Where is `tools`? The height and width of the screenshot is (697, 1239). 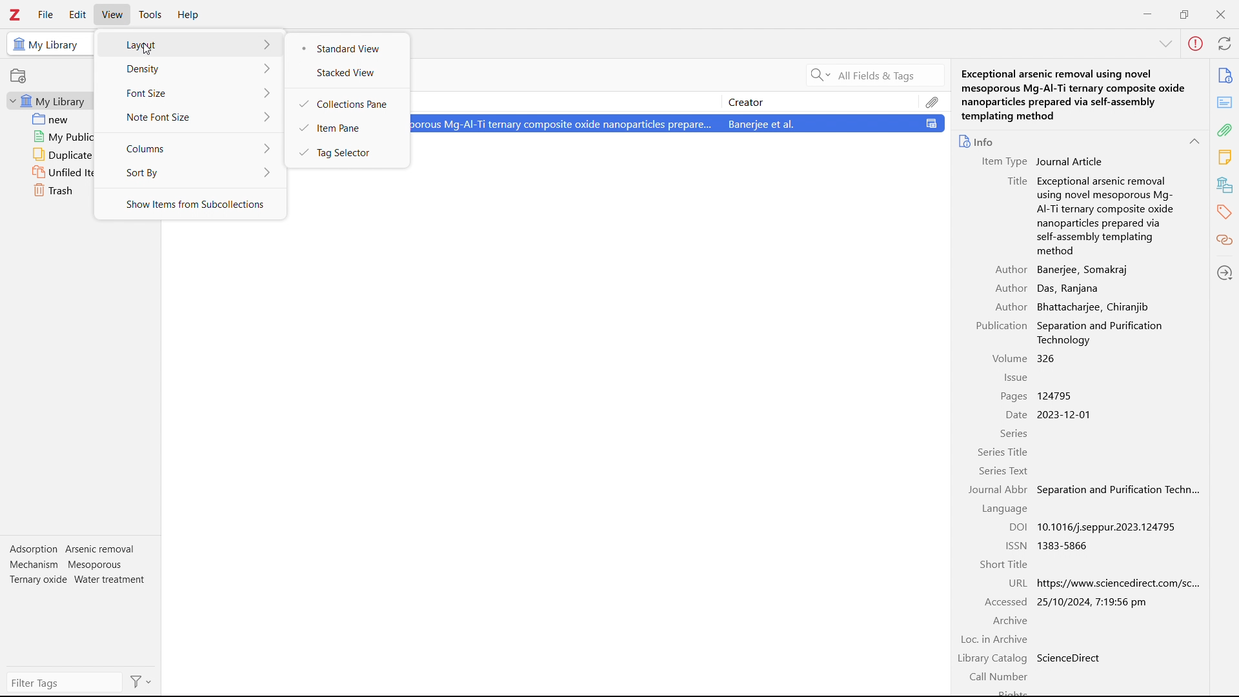 tools is located at coordinates (150, 15).